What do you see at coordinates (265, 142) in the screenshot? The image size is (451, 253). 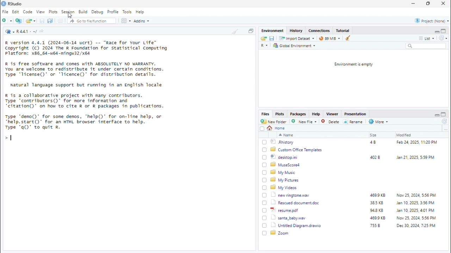 I see `Checkbox` at bounding box center [265, 142].